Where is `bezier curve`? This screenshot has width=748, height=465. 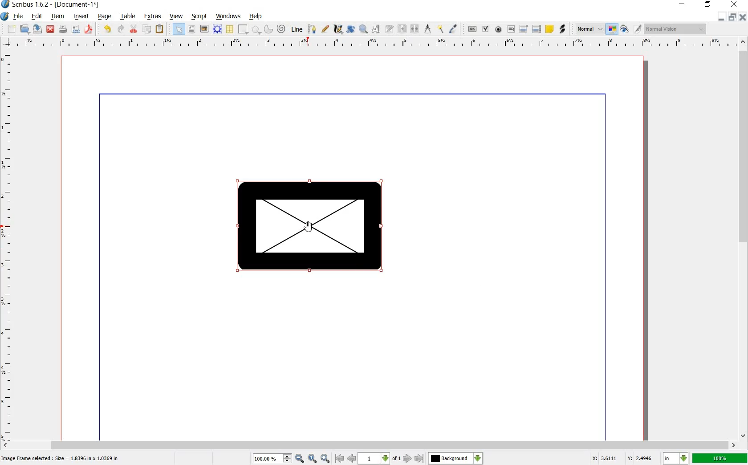 bezier curve is located at coordinates (311, 29).